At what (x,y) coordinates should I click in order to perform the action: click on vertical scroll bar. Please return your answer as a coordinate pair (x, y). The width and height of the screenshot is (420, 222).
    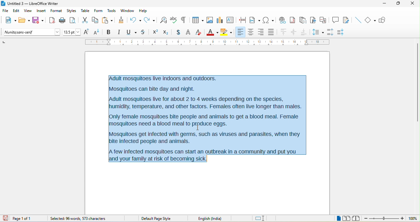
    Looking at the image, I should click on (417, 82).